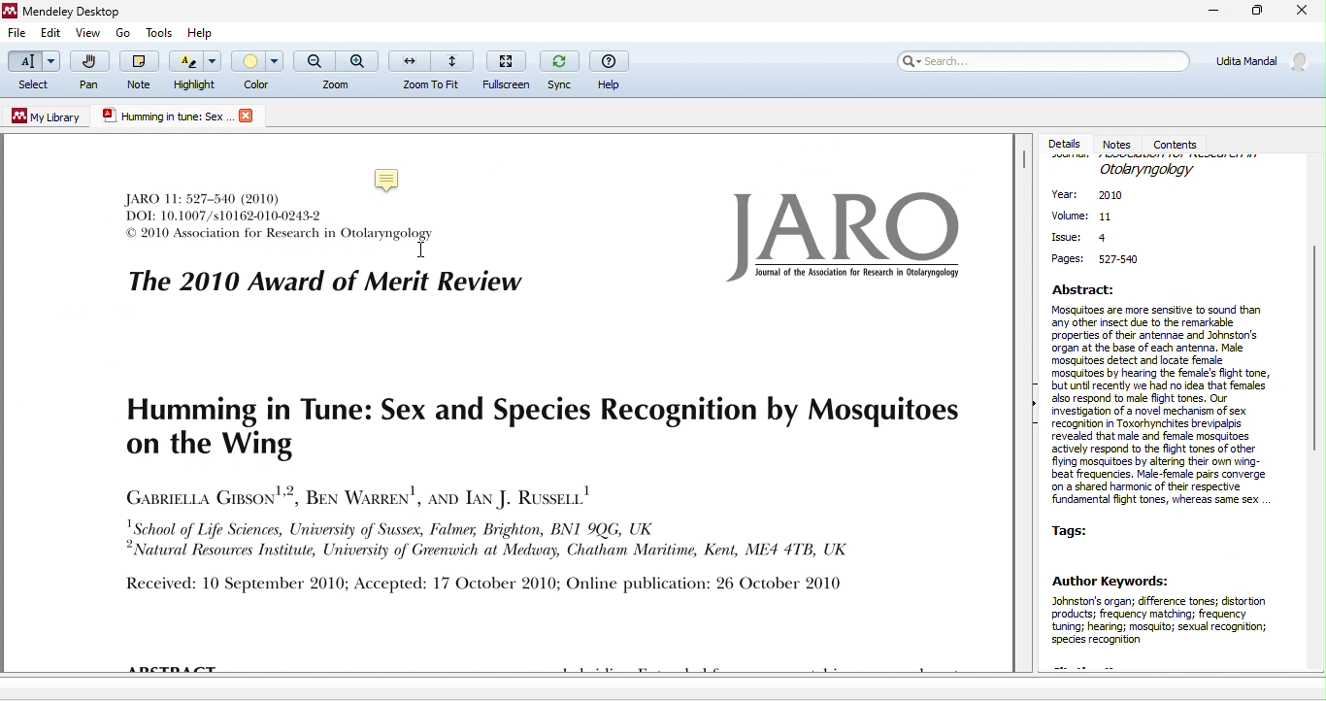 This screenshot has width=1326, height=701. Describe the element at coordinates (1313, 344) in the screenshot. I see `vertical scroll bar` at that location.